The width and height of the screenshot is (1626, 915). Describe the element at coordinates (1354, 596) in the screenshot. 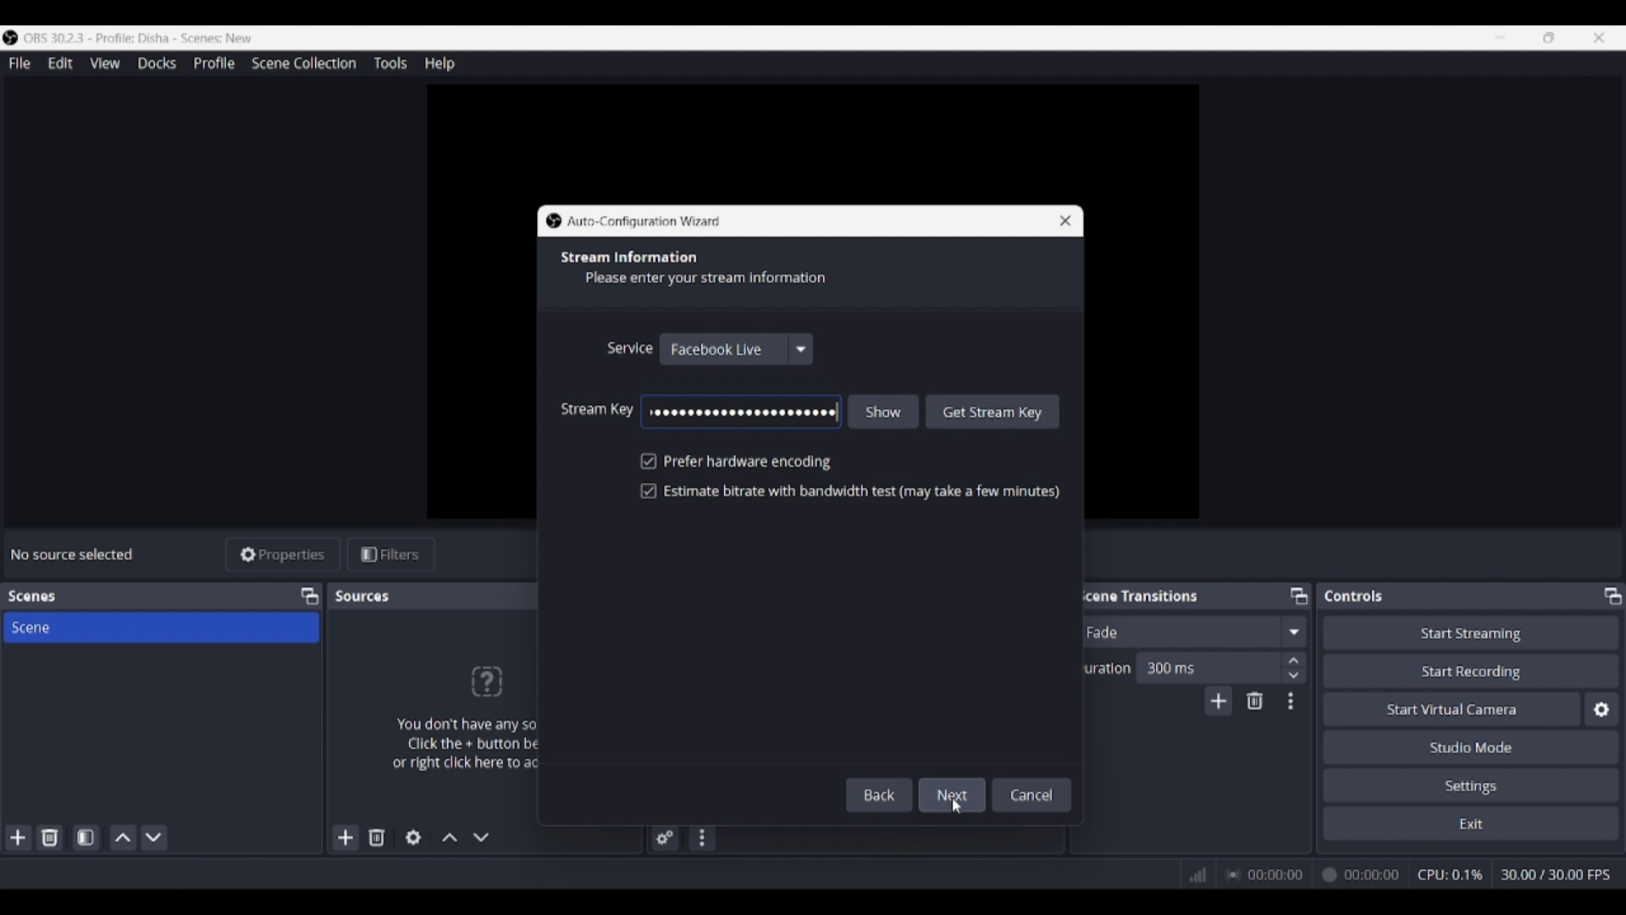

I see `Panel title` at that location.